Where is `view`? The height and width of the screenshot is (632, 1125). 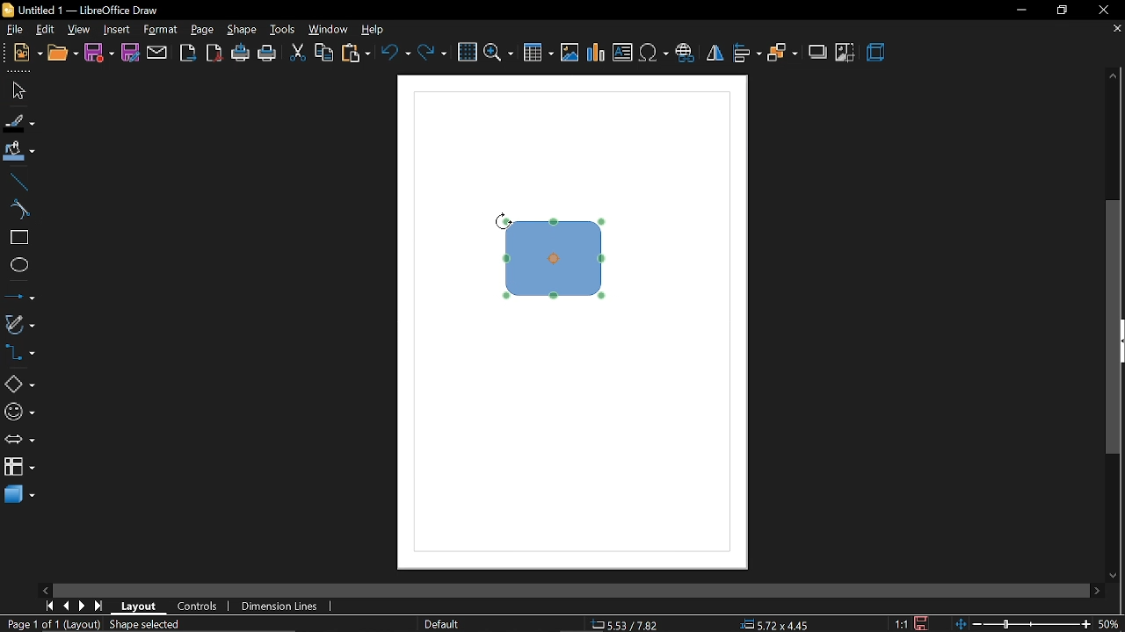 view is located at coordinates (80, 31).